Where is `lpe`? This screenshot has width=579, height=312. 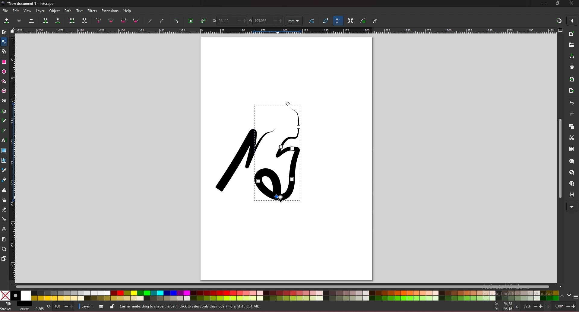 lpe is located at coordinates (5, 229).